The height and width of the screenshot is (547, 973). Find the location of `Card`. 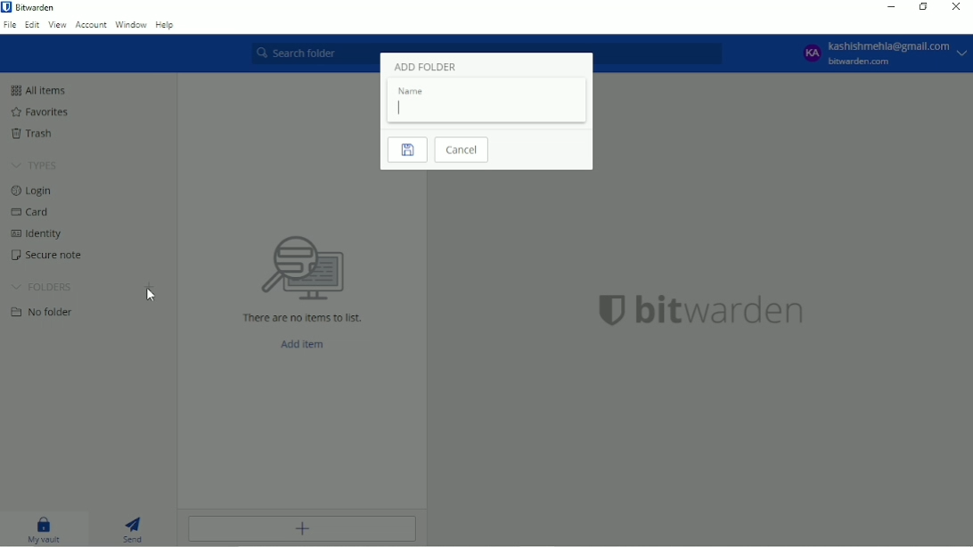

Card is located at coordinates (34, 213).